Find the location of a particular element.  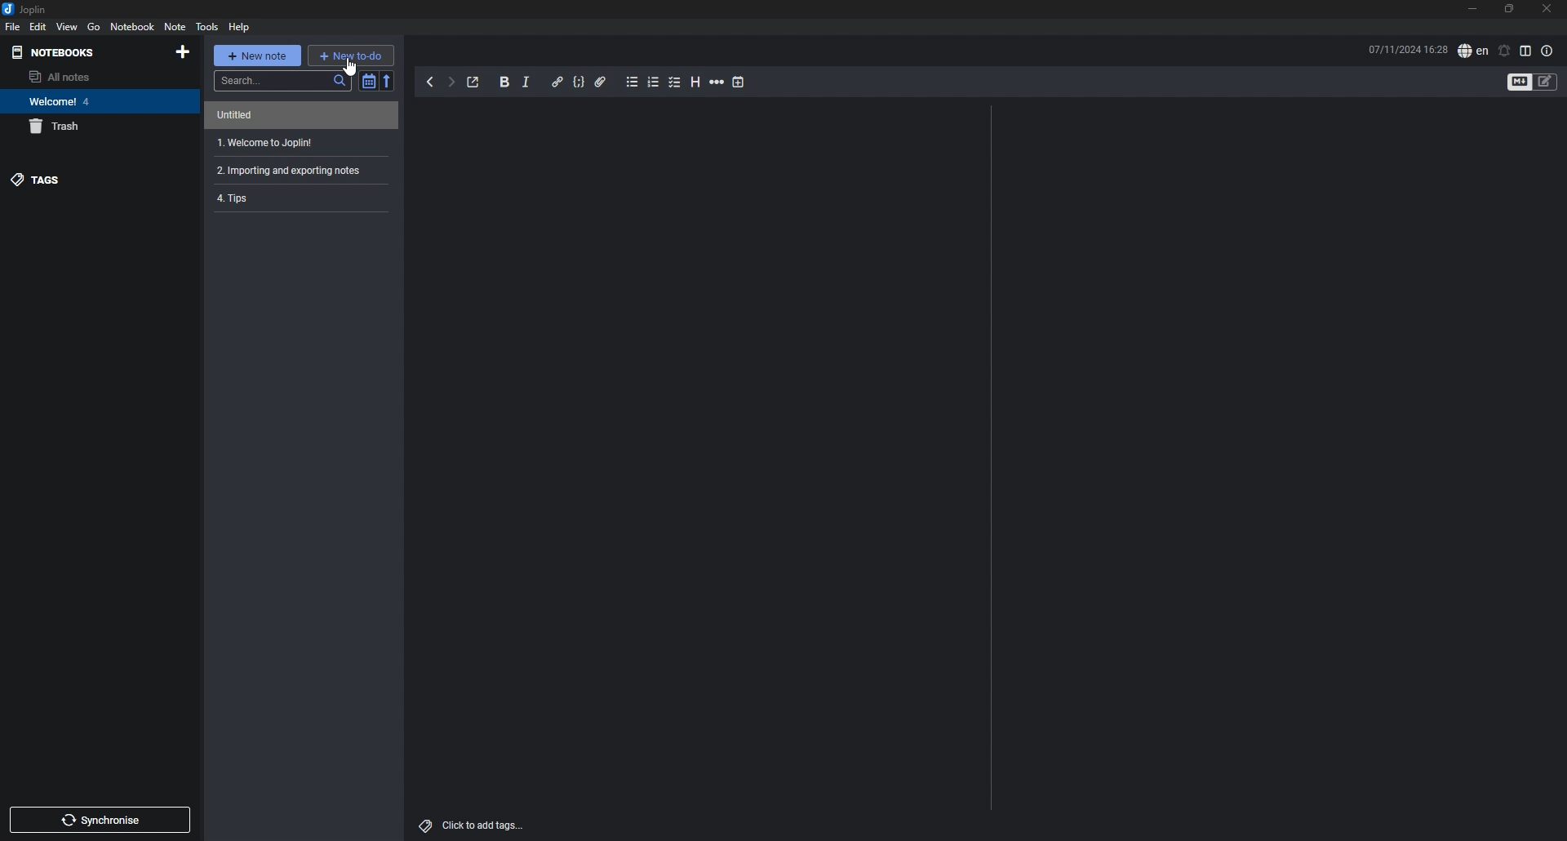

bullet list is located at coordinates (633, 82).